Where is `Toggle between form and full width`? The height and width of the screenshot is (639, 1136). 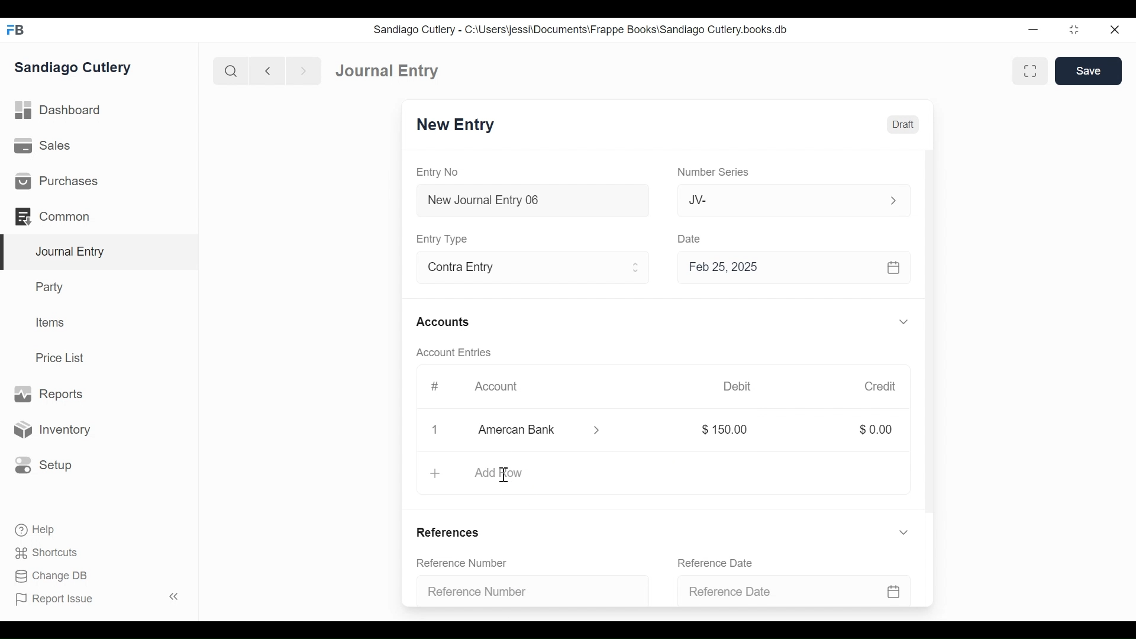
Toggle between form and full width is located at coordinates (1030, 71).